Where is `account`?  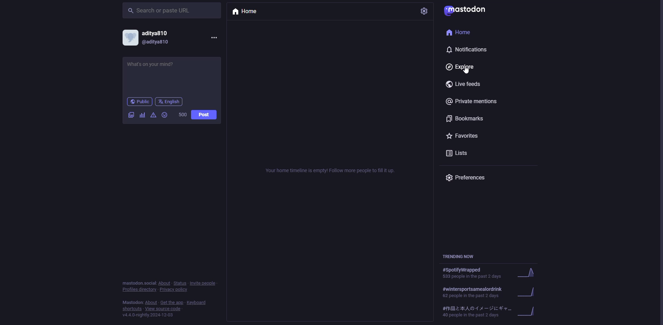 account is located at coordinates (152, 38).